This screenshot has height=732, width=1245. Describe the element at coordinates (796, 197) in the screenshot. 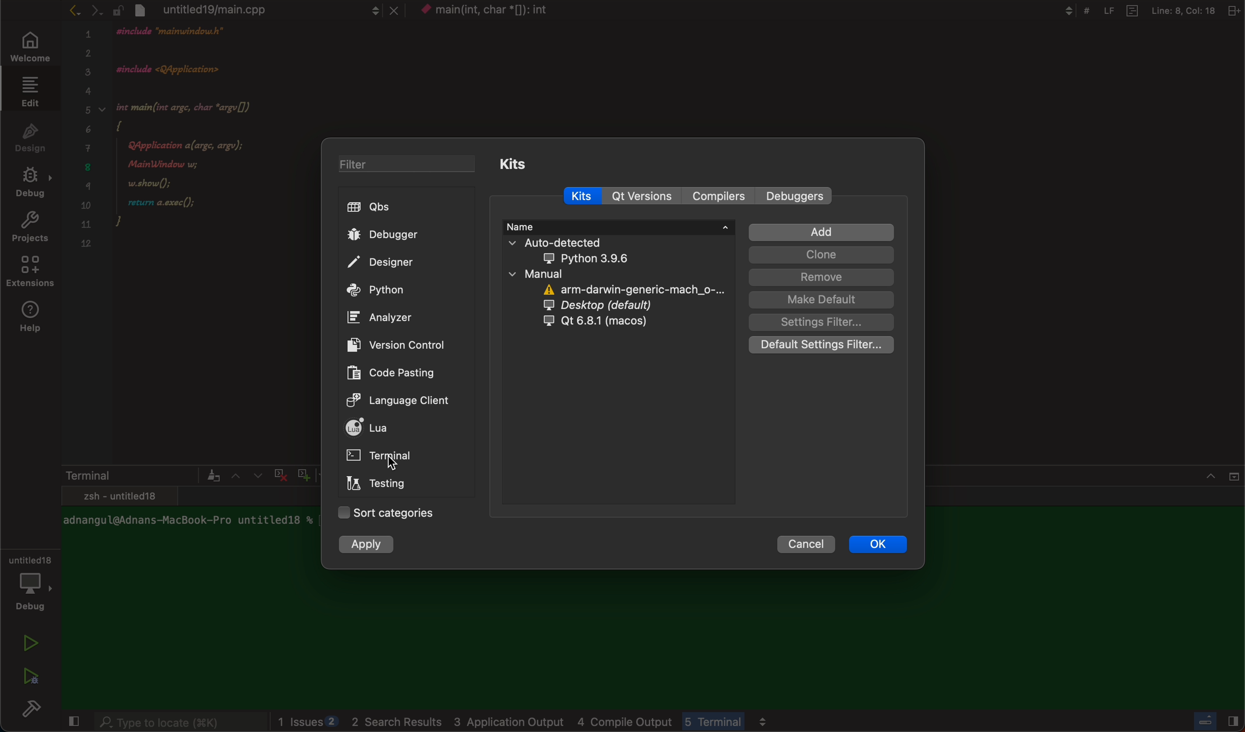

I see `debuggers` at that location.